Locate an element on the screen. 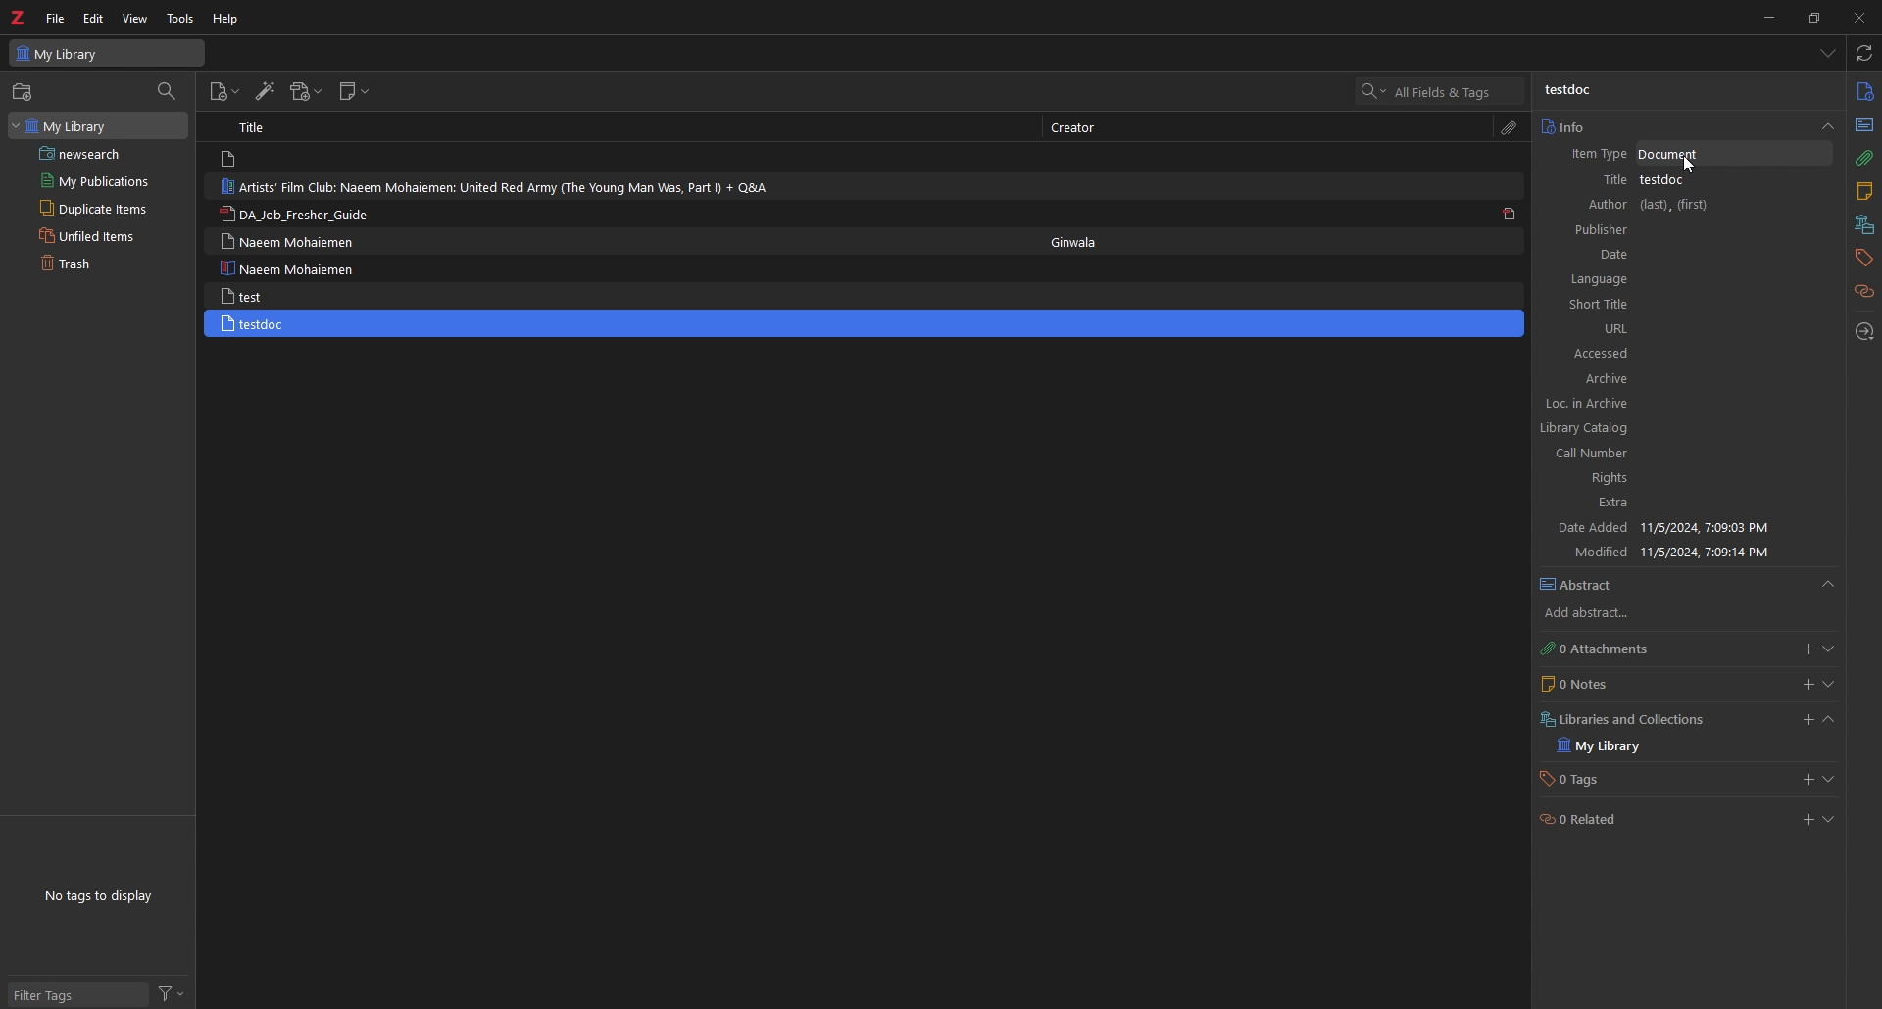  Creator is located at coordinates (1077, 129).